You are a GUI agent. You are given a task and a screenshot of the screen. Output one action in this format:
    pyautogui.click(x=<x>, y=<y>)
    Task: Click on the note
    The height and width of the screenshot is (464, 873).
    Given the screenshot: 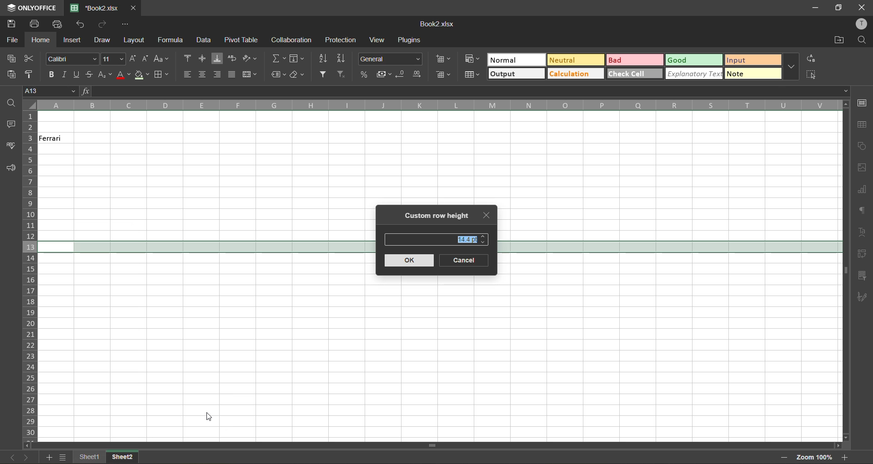 What is the action you would take?
    pyautogui.click(x=752, y=73)
    